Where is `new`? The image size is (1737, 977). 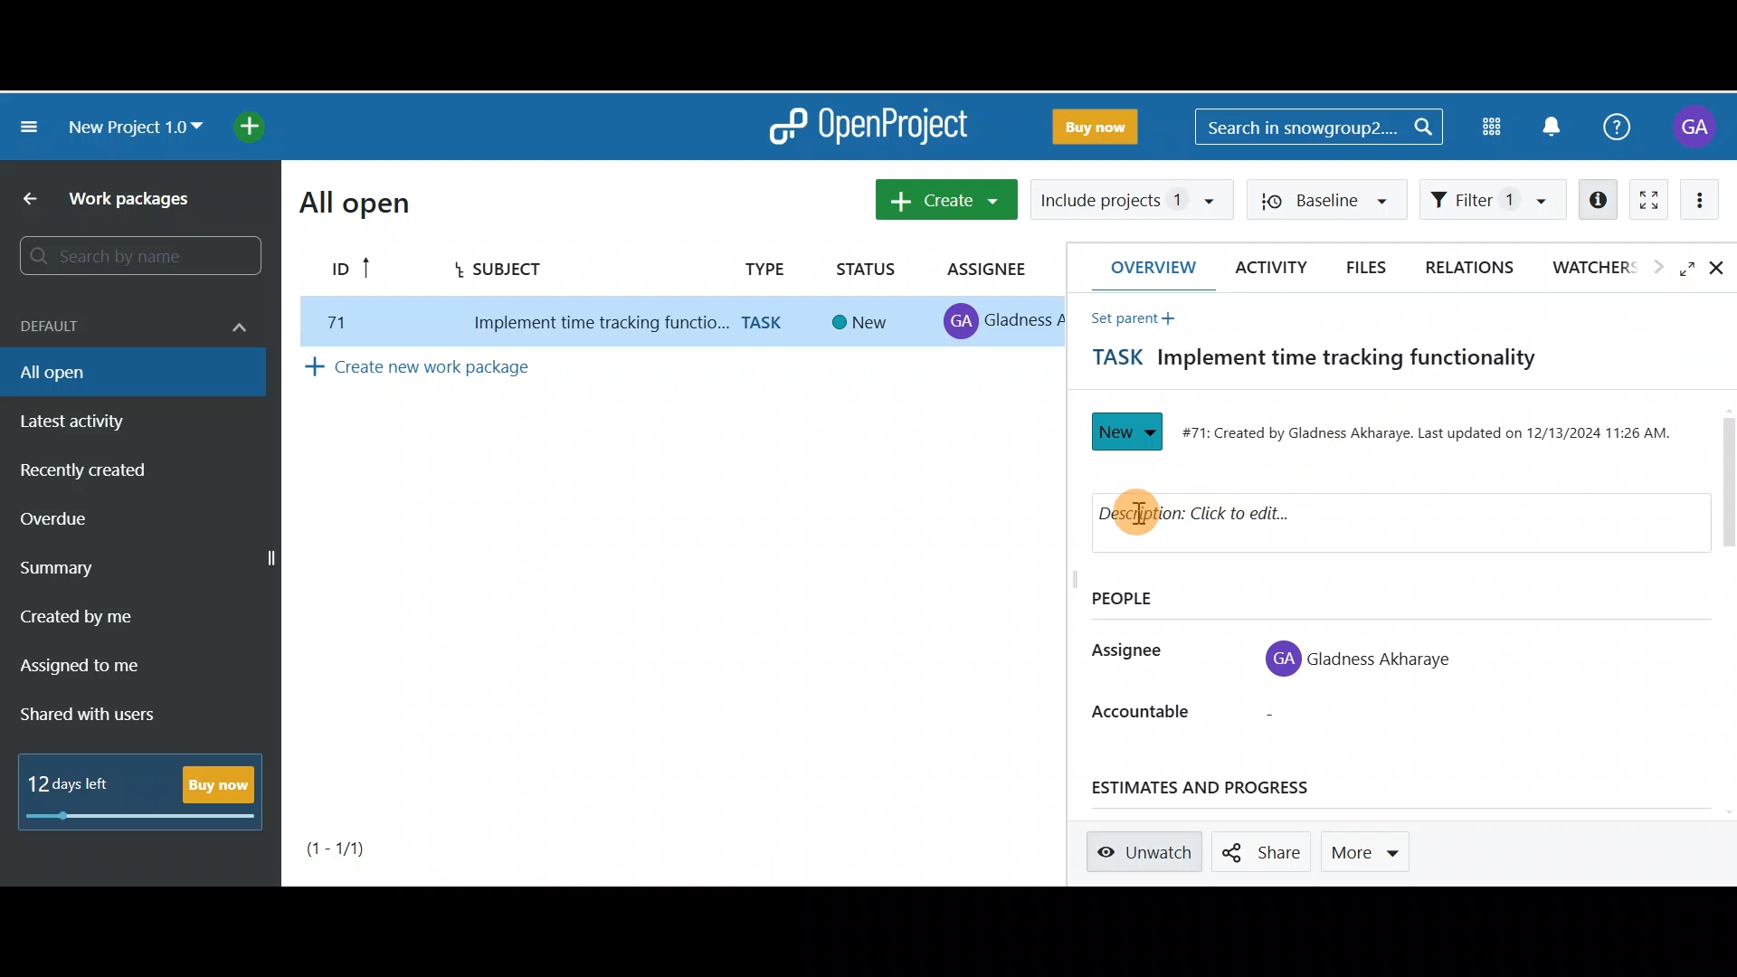 new is located at coordinates (863, 323).